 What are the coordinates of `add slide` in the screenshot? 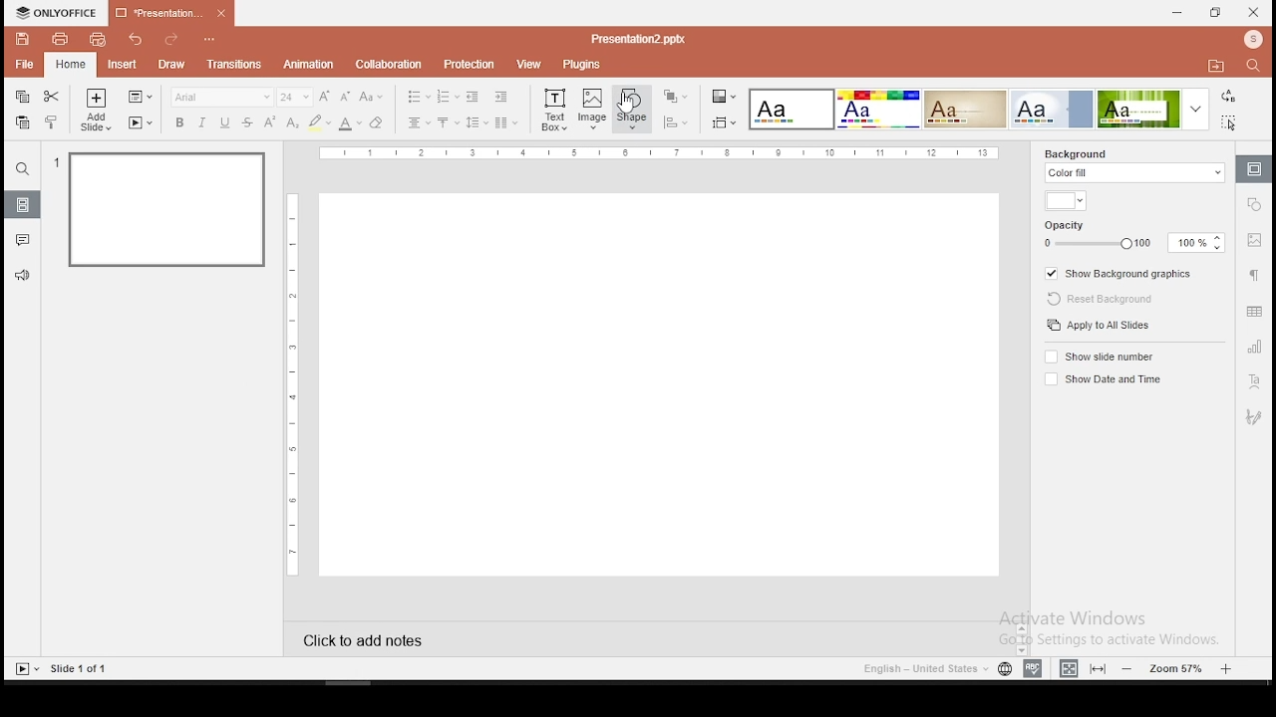 It's located at (96, 110).